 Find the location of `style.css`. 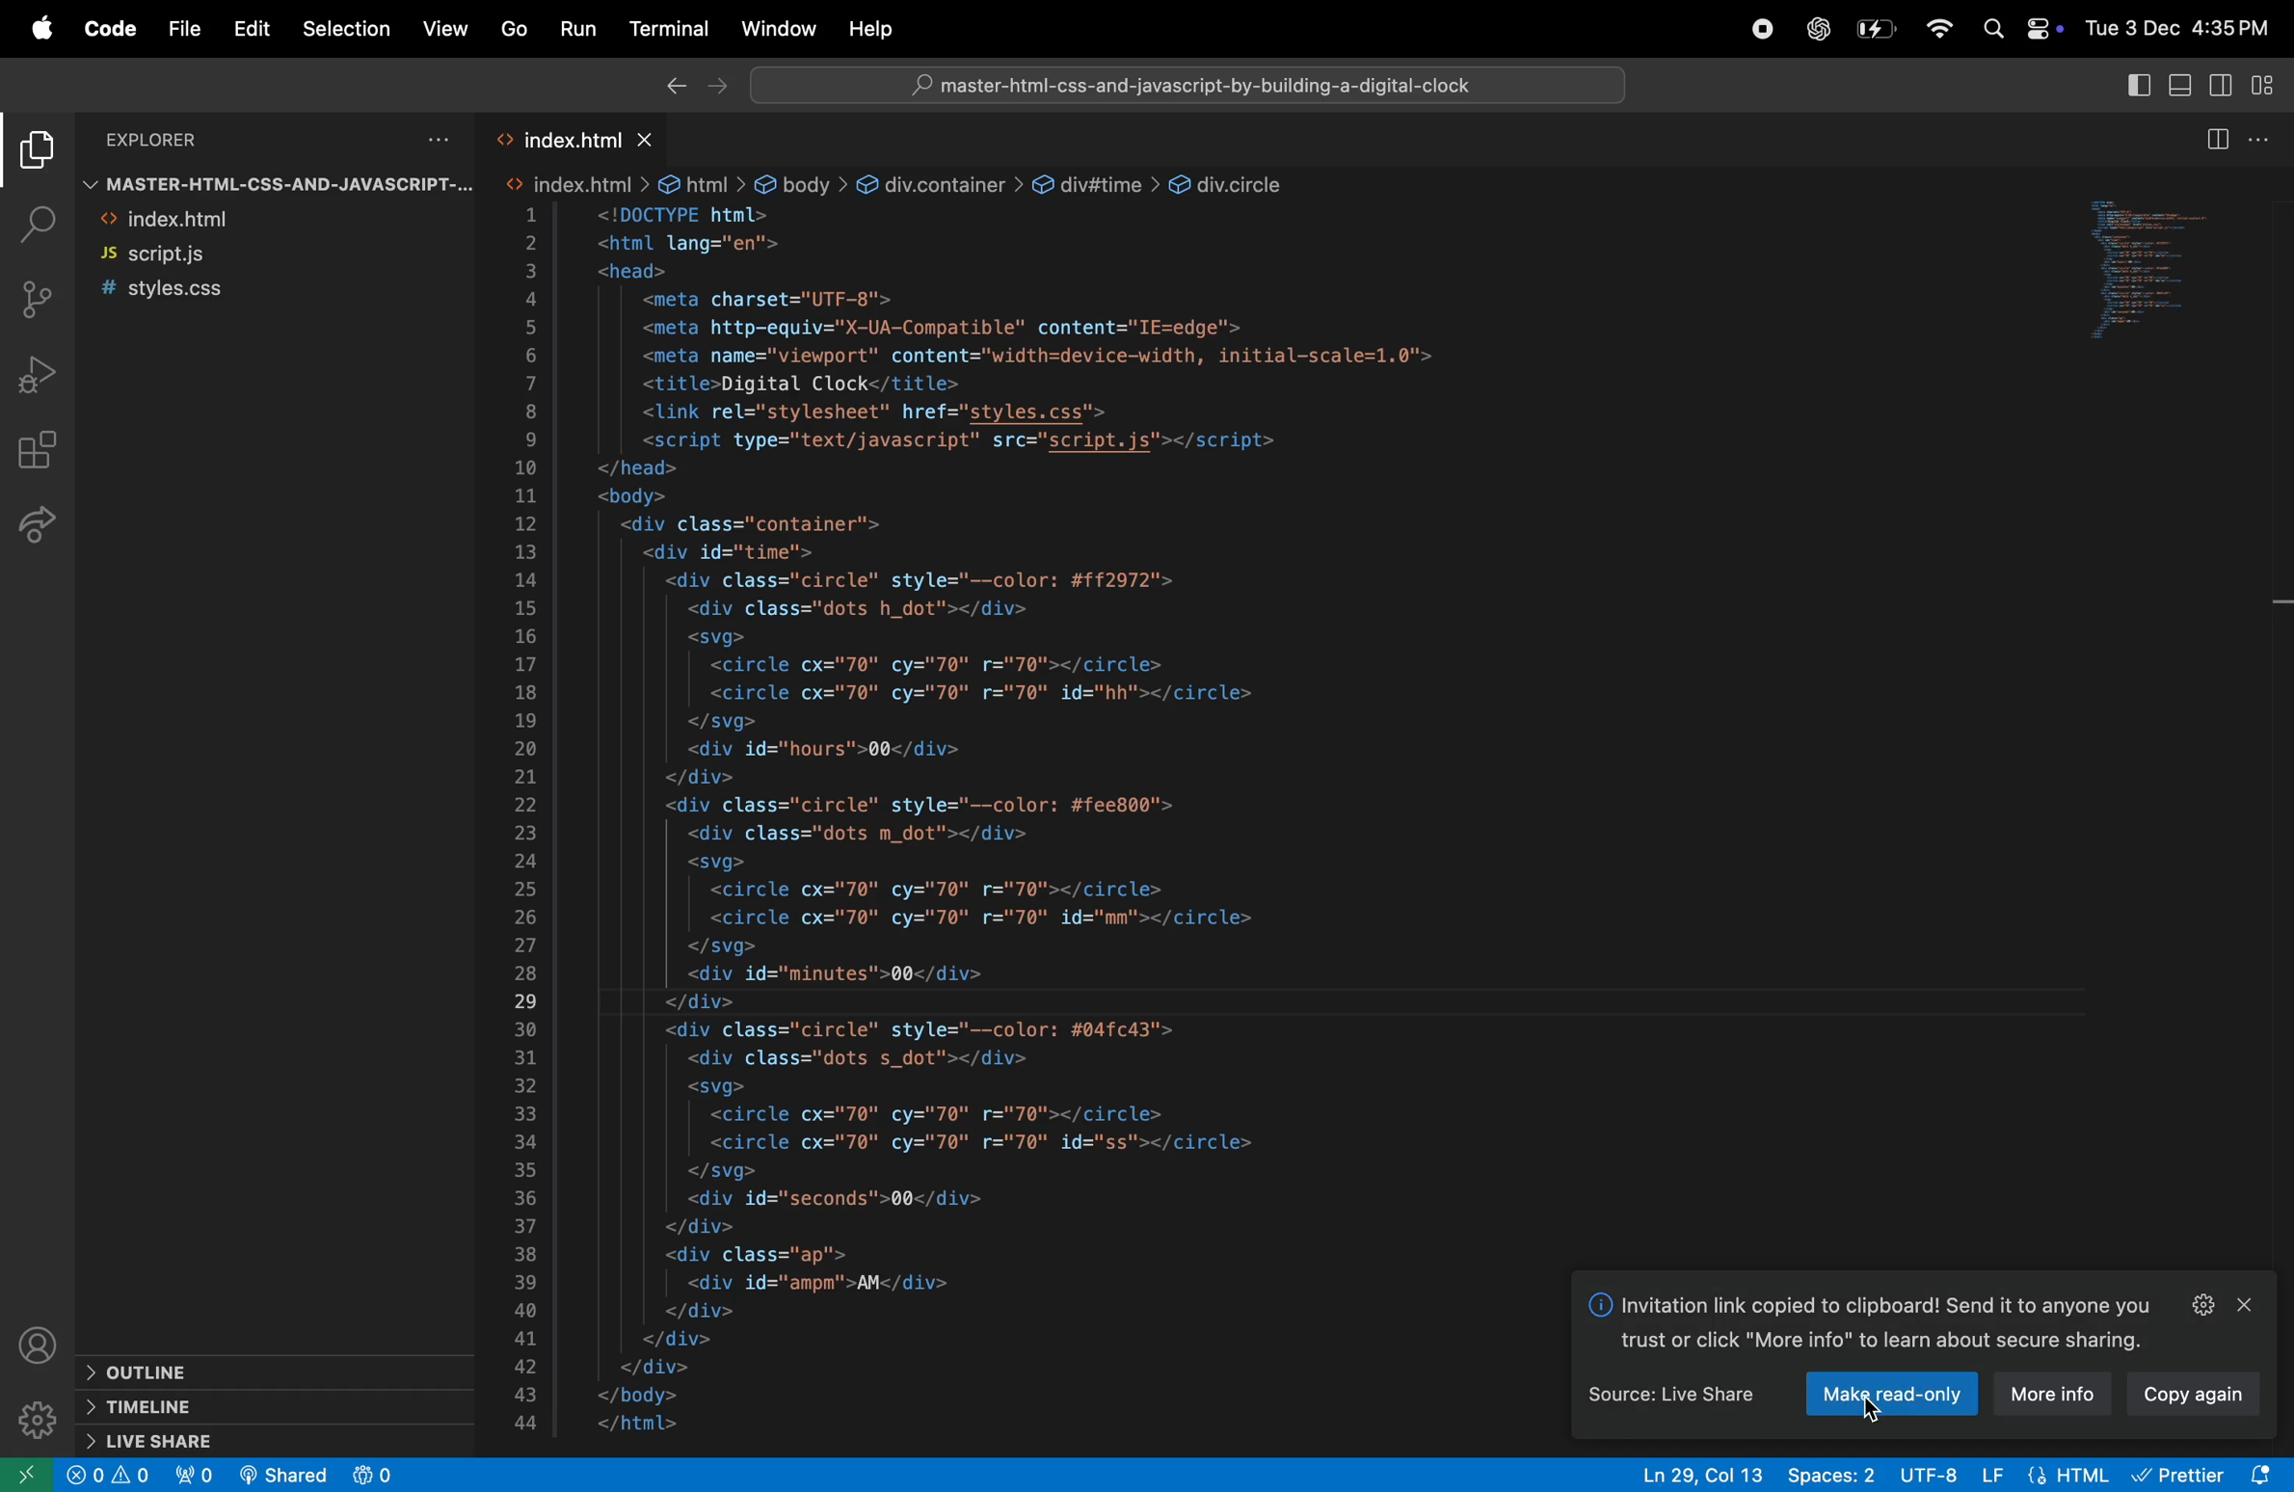

style.css is located at coordinates (260, 293).